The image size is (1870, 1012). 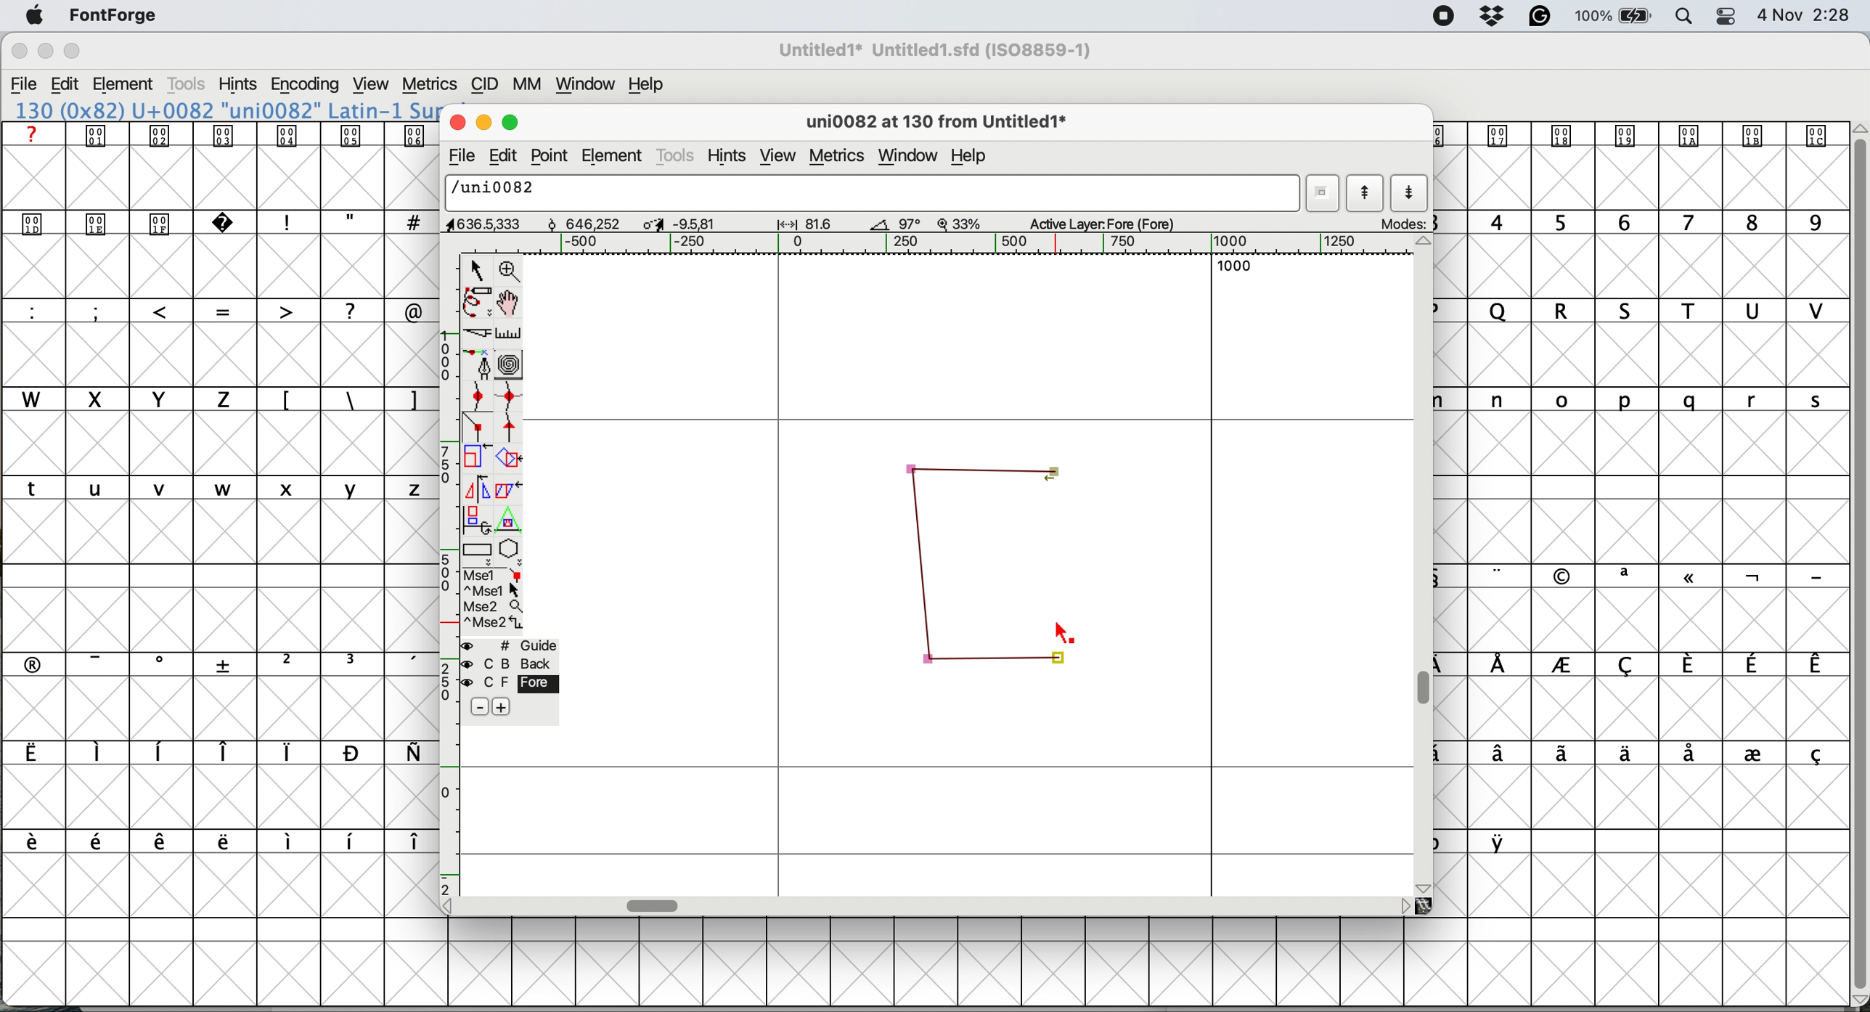 What do you see at coordinates (912, 156) in the screenshot?
I see `window` at bounding box center [912, 156].